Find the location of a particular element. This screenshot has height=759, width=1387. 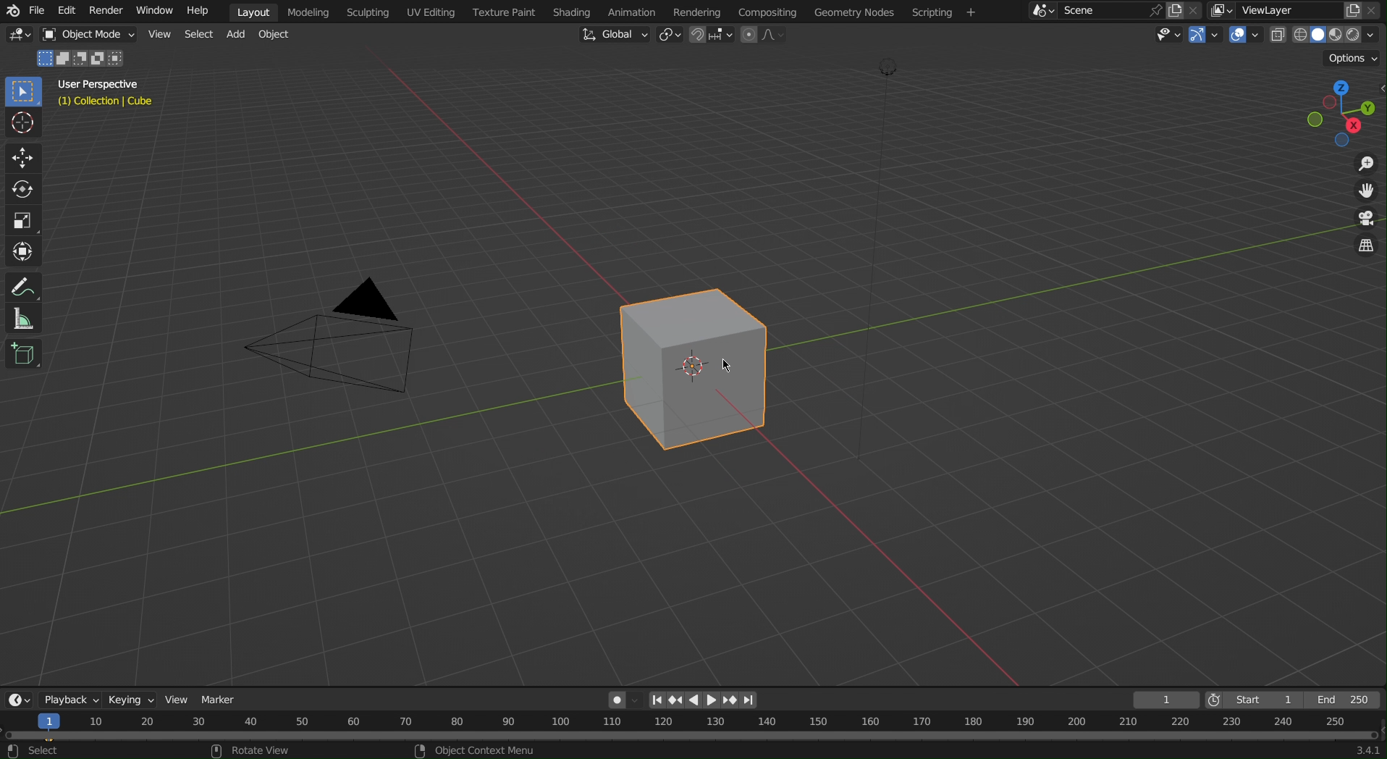

Scale is located at coordinates (22, 222).